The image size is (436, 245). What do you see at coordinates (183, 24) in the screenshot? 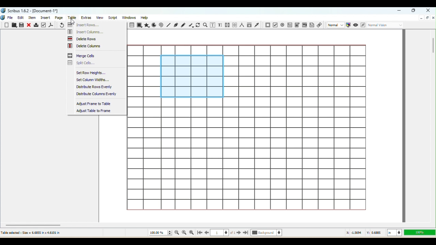
I see `Freehand line` at bounding box center [183, 24].